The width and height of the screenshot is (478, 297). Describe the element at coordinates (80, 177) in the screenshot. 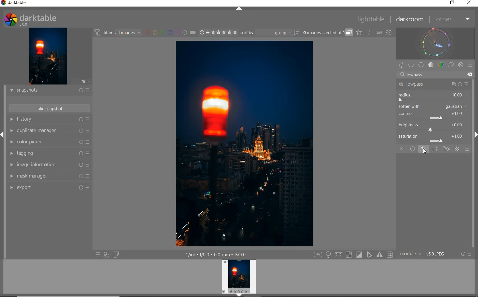

I see `Reset` at that location.